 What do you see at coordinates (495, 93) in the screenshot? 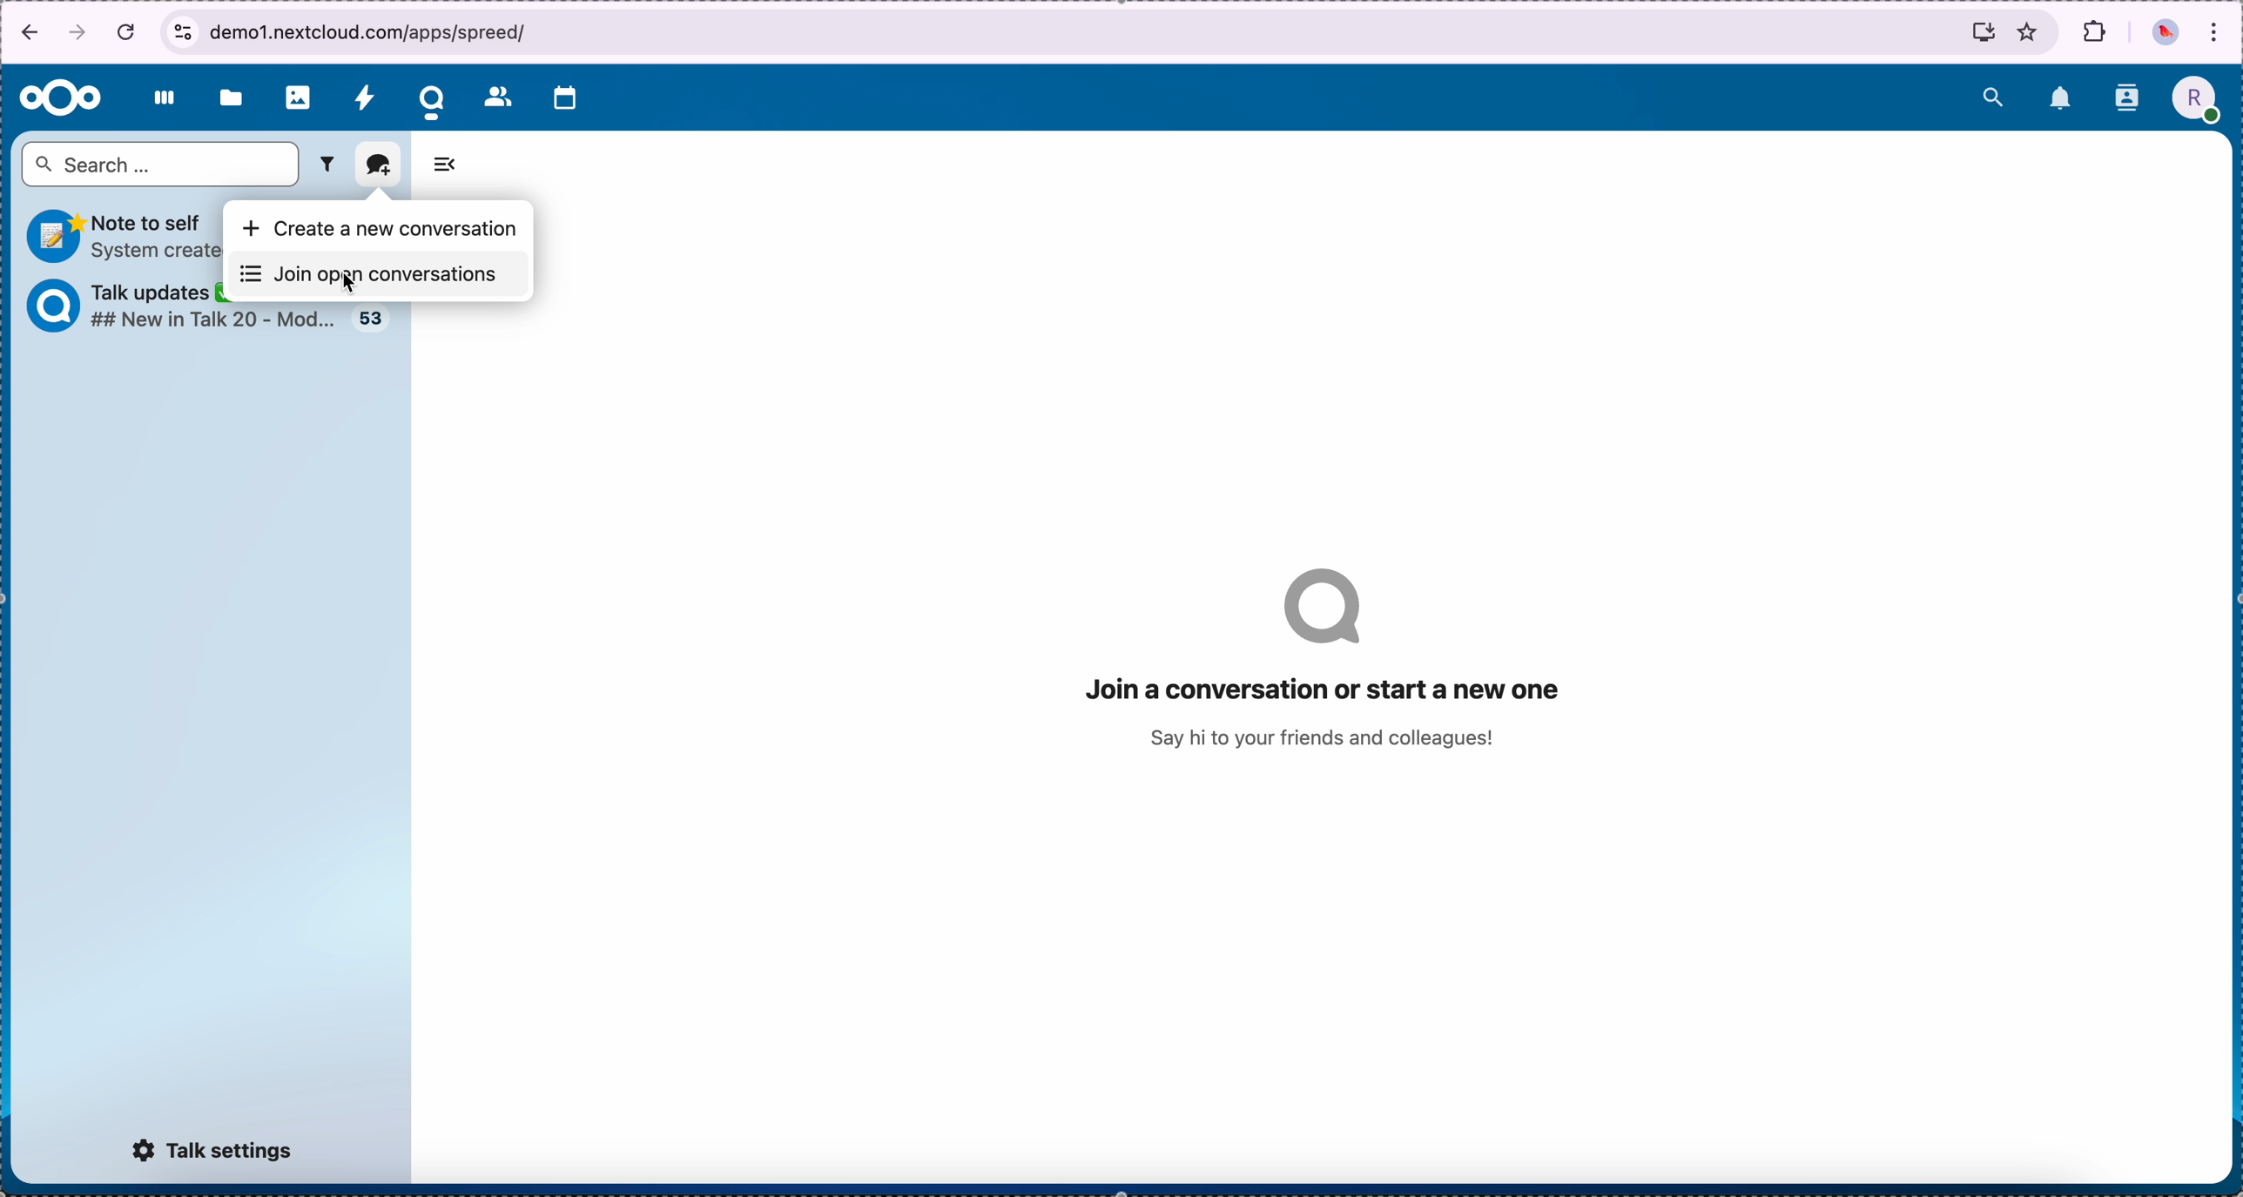
I see `contacts` at bounding box center [495, 93].